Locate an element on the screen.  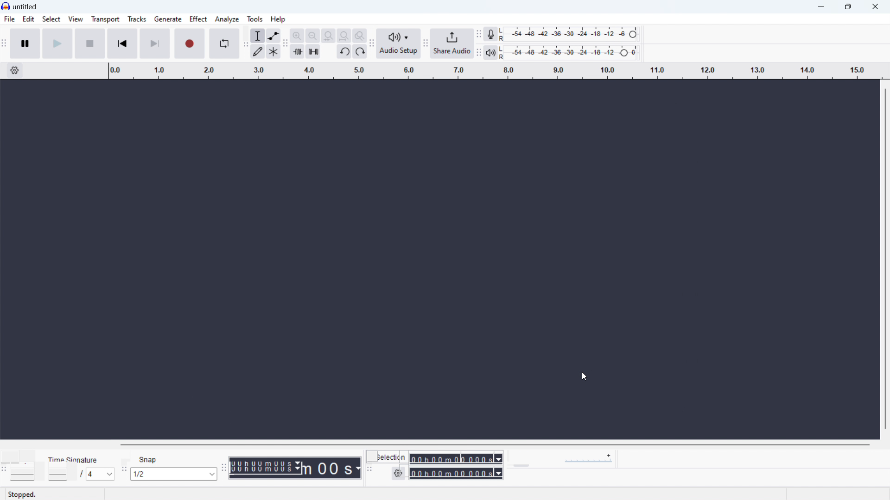
cursor is located at coordinates (584, 376).